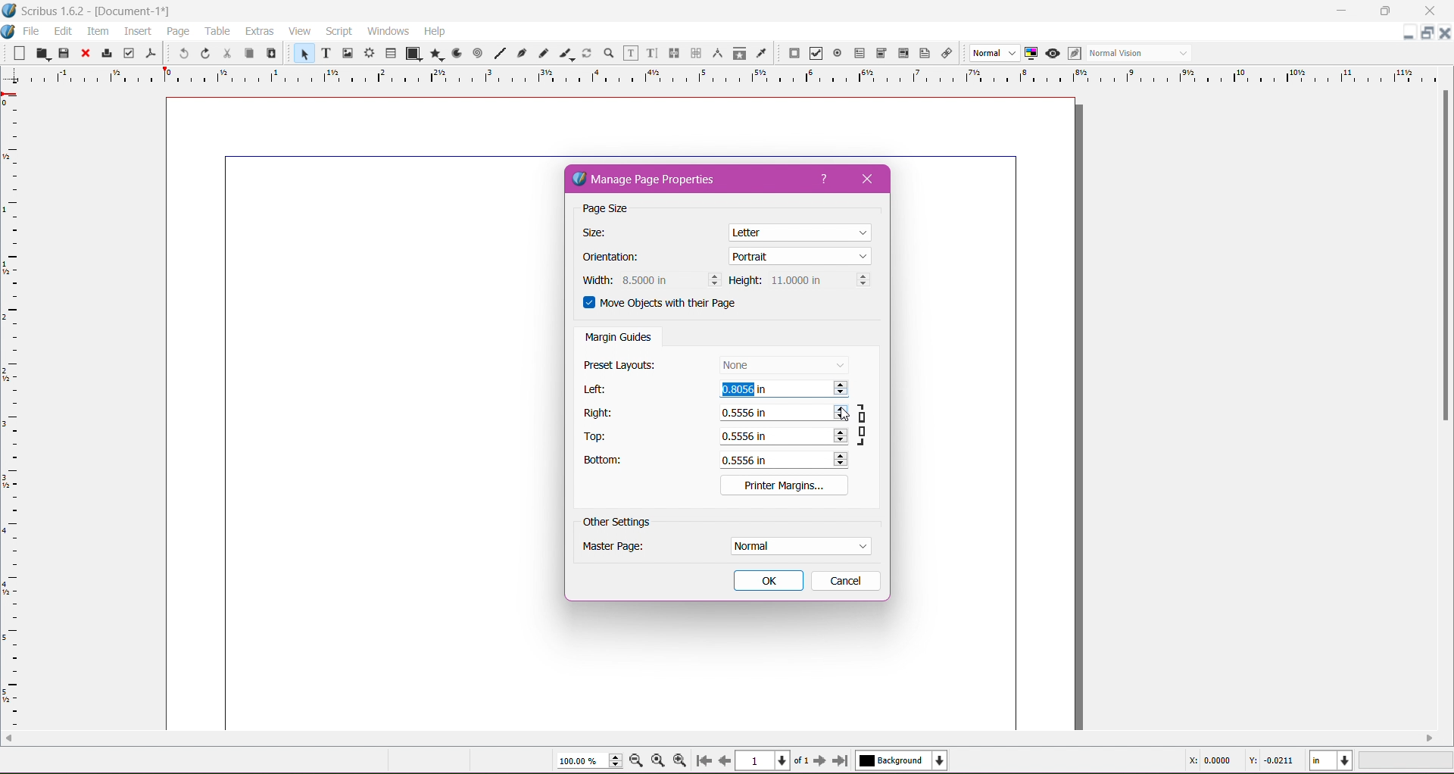 The image size is (1454, 774). Describe the element at coordinates (181, 55) in the screenshot. I see `Undo` at that location.